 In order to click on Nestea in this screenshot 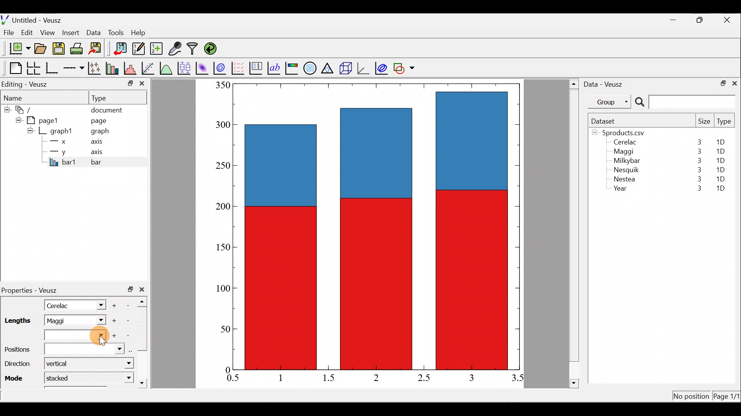, I will do `click(625, 179)`.